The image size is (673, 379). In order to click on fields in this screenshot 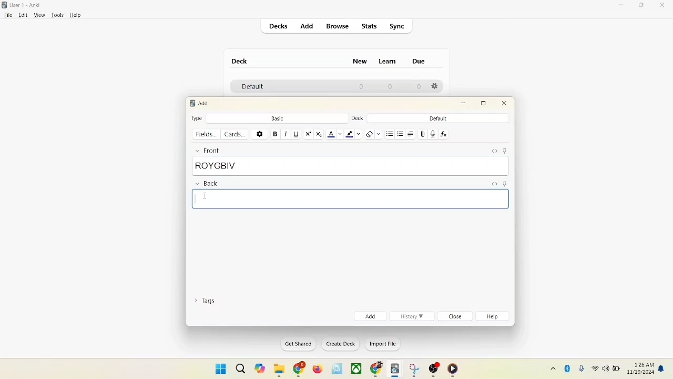, I will do `click(207, 134)`.